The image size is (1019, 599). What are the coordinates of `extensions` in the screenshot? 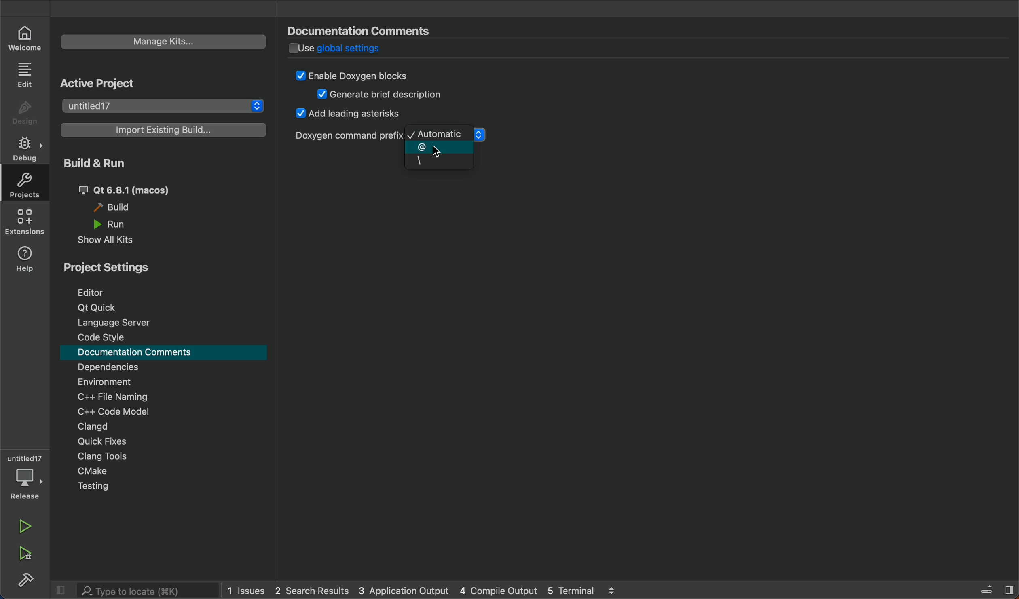 It's located at (26, 224).